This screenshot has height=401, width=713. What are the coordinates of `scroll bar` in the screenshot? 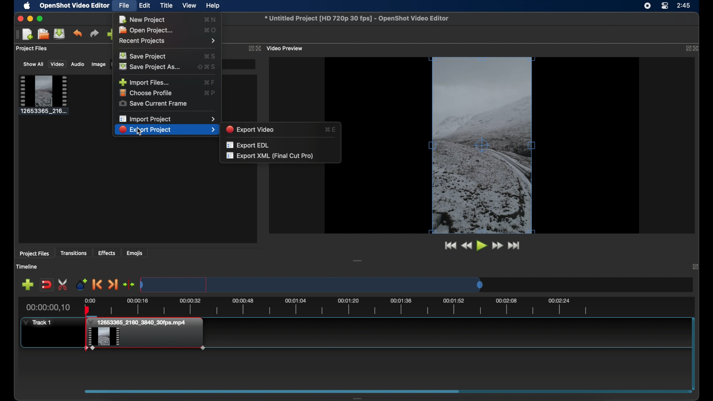 It's located at (693, 352).